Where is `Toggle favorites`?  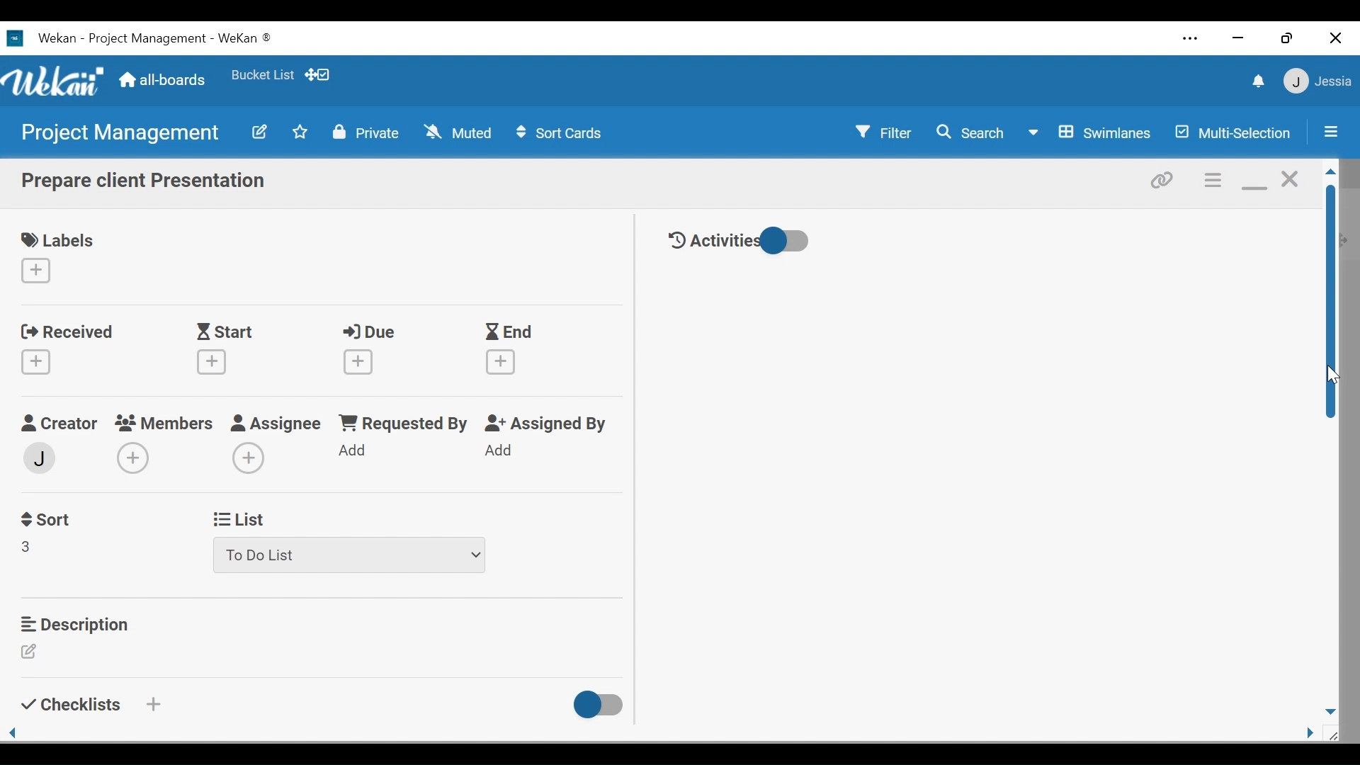 Toggle favorites is located at coordinates (300, 132).